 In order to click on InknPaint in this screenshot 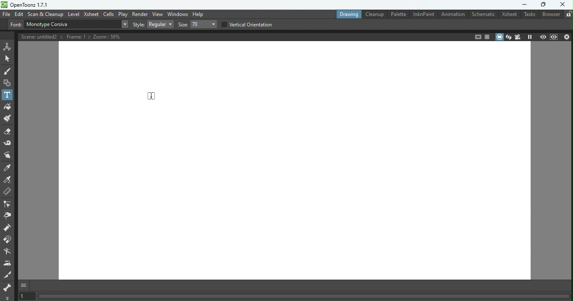, I will do `click(425, 15)`.